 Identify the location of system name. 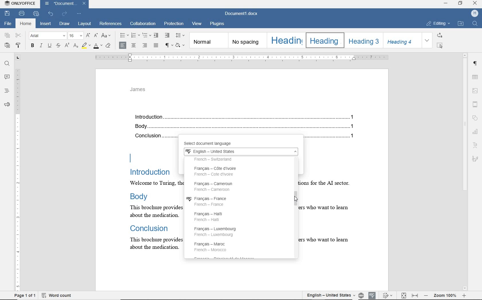
(20, 4).